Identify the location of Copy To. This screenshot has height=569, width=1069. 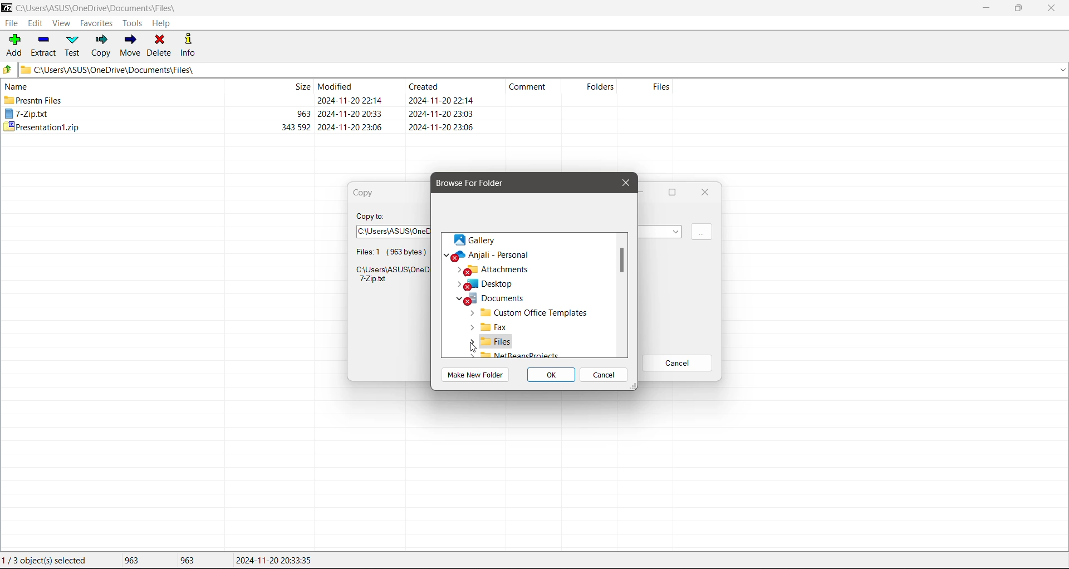
(371, 216).